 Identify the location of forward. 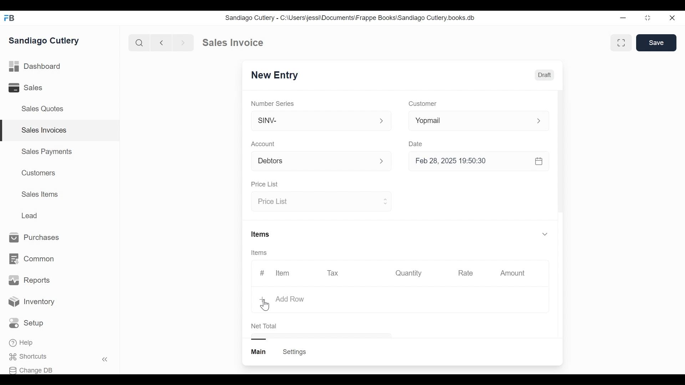
(183, 42).